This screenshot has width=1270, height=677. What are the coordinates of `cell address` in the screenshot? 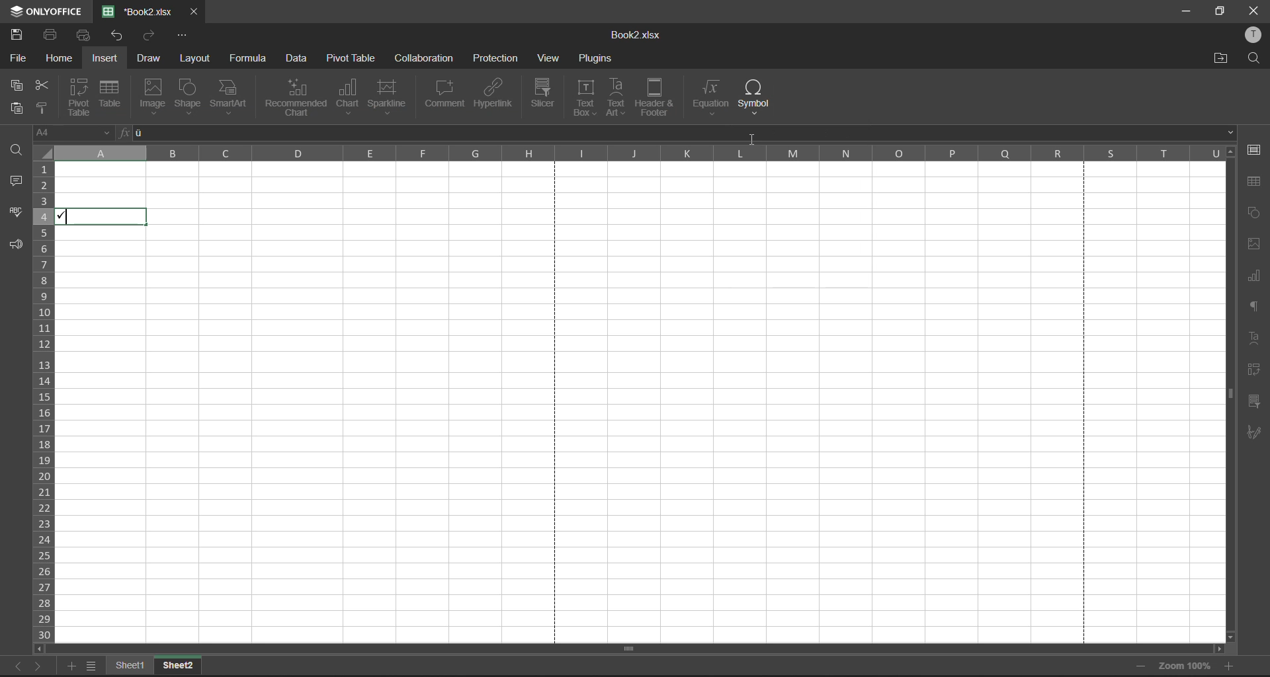 It's located at (71, 132).